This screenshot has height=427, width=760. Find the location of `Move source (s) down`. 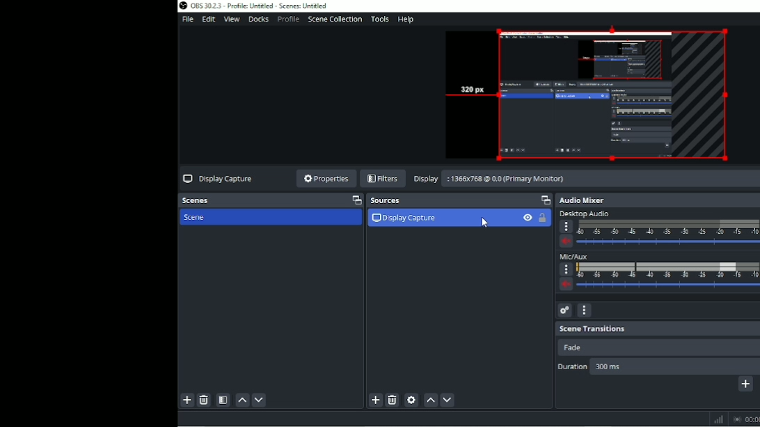

Move source (s) down is located at coordinates (448, 400).